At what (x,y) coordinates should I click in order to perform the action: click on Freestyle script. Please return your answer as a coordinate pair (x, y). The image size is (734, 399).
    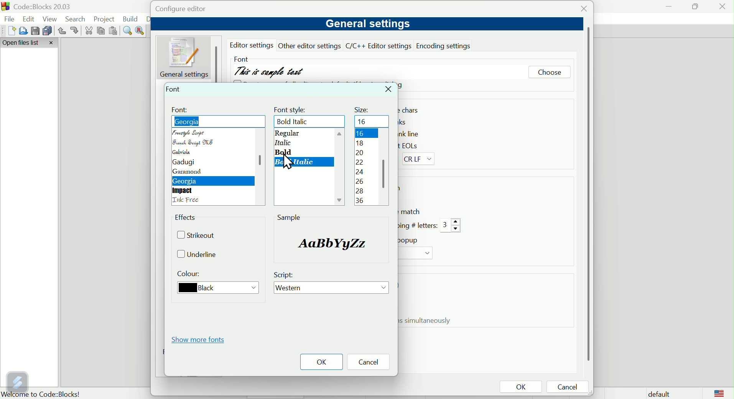
    Looking at the image, I should click on (198, 121).